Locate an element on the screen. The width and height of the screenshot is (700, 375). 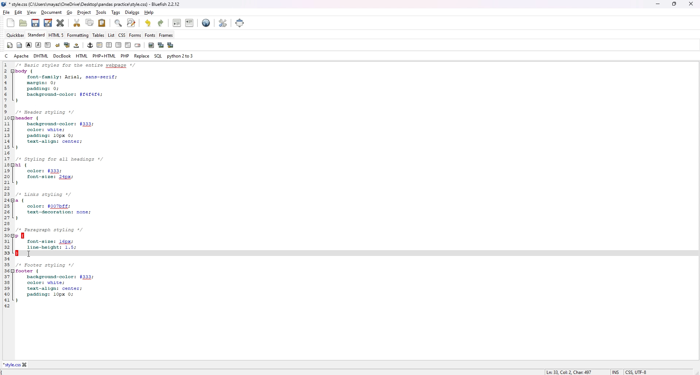
dhtml is located at coordinates (42, 56).